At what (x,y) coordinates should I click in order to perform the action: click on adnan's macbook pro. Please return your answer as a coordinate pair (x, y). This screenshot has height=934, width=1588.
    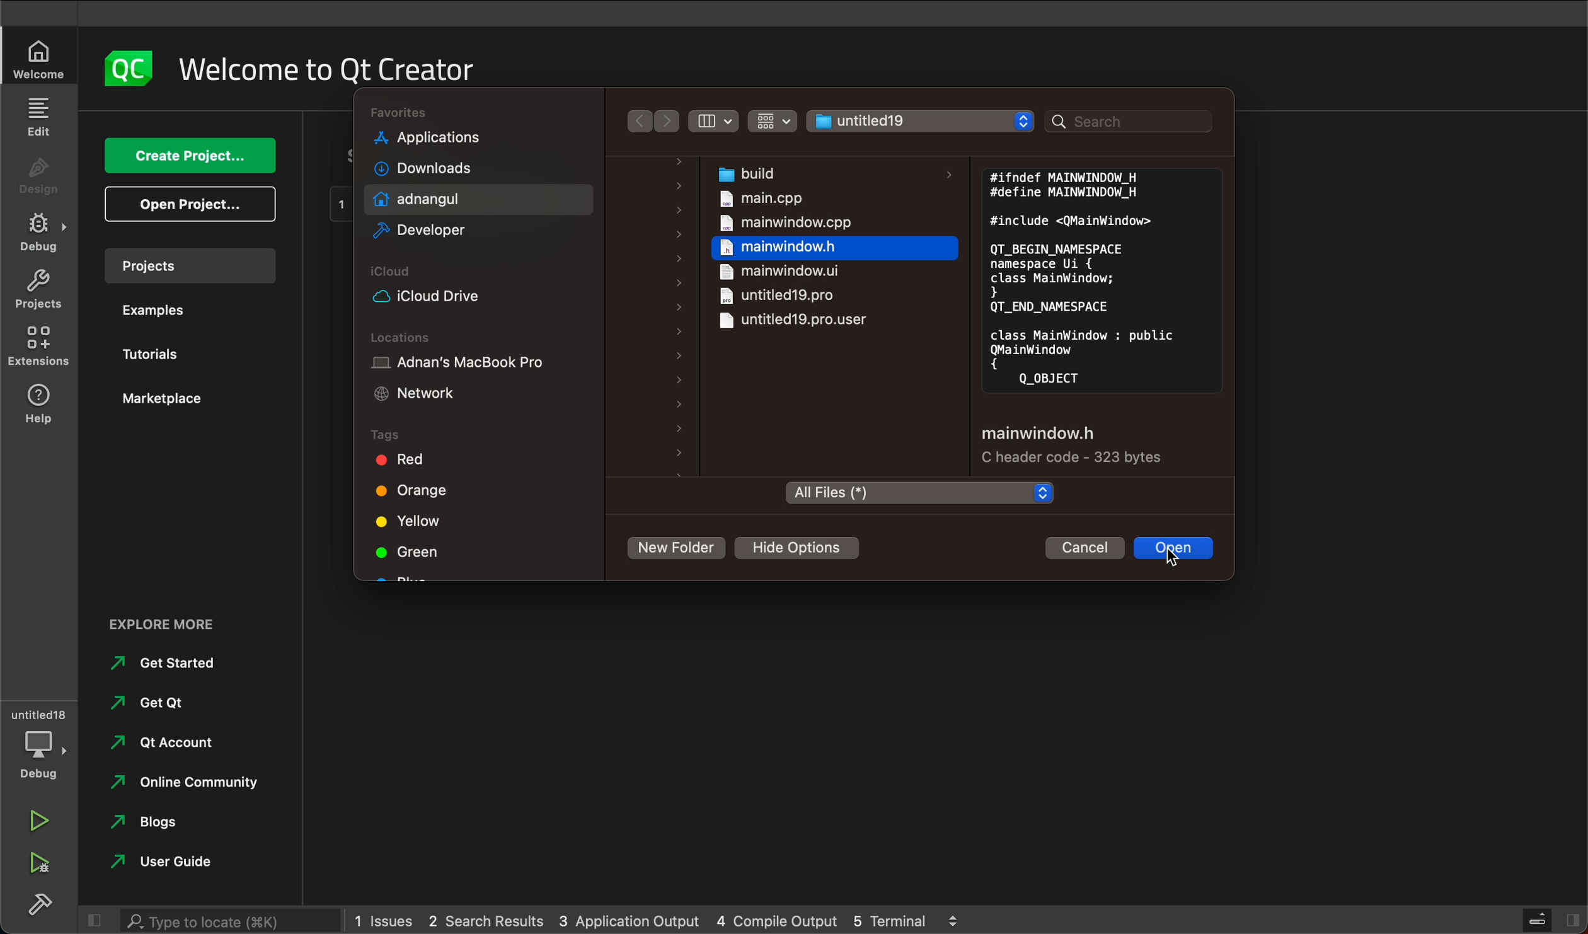
    Looking at the image, I should click on (477, 365).